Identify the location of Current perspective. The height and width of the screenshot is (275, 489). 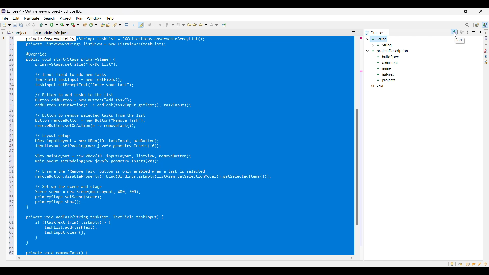
(485, 25).